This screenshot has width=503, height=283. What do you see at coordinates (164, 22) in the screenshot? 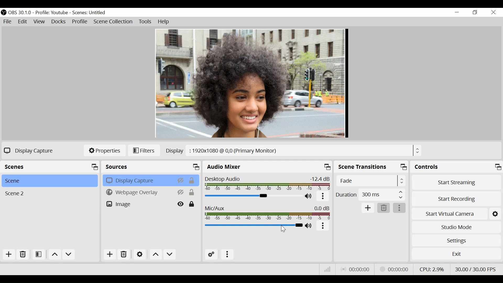
I see `Help` at bounding box center [164, 22].